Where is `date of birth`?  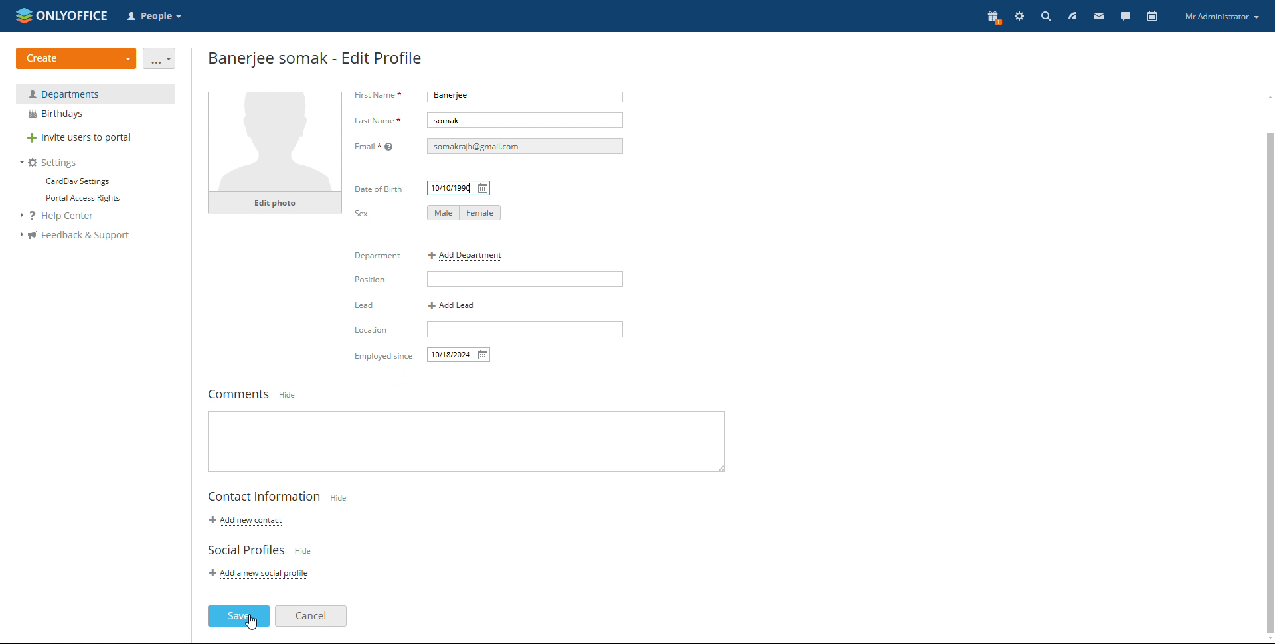
date of birth is located at coordinates (381, 187).